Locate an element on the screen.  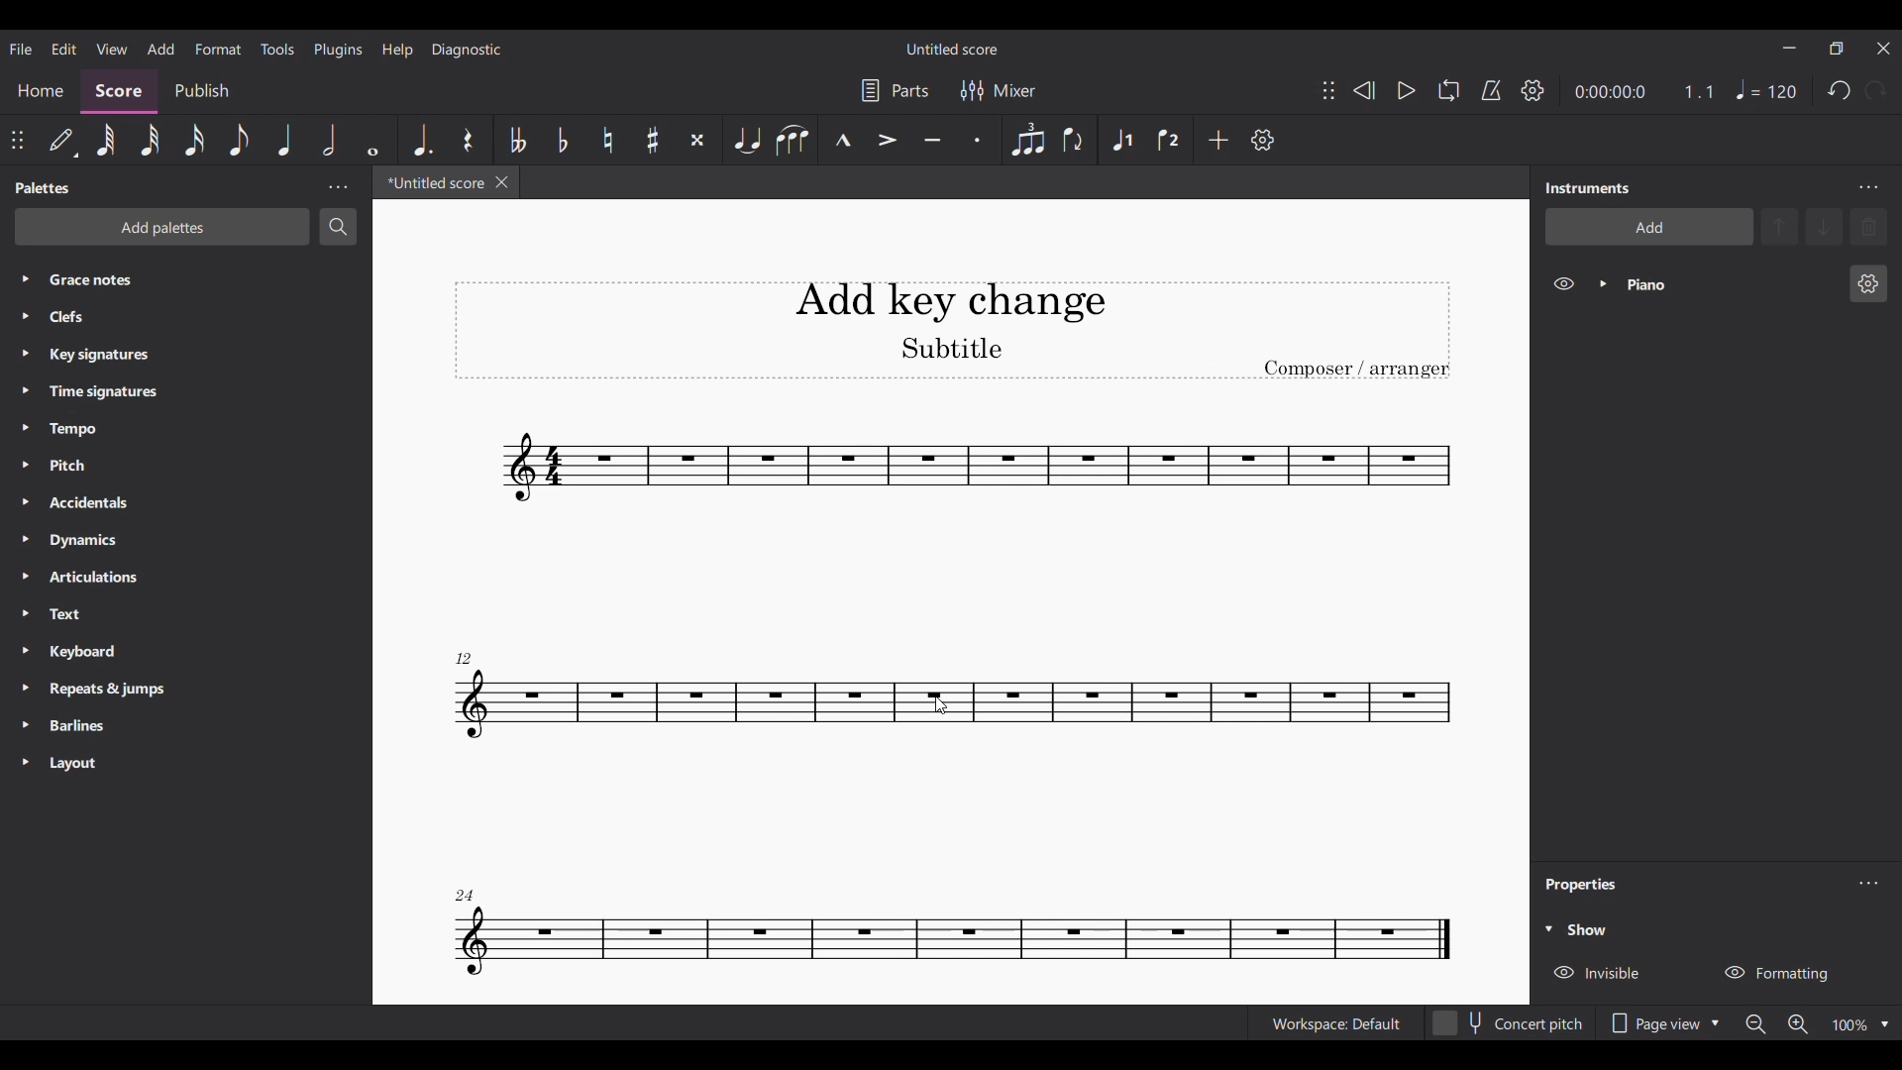
Add tool is located at coordinates (1218, 141).